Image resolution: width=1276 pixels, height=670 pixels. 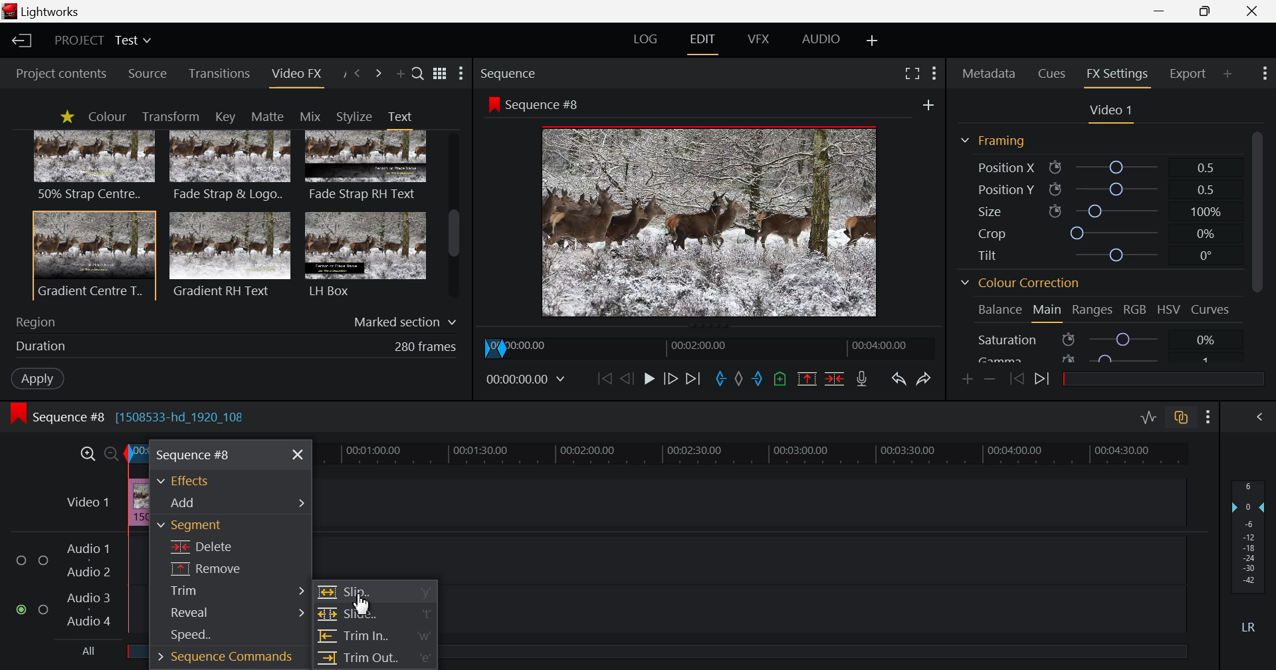 What do you see at coordinates (220, 74) in the screenshot?
I see `Transitions` at bounding box center [220, 74].